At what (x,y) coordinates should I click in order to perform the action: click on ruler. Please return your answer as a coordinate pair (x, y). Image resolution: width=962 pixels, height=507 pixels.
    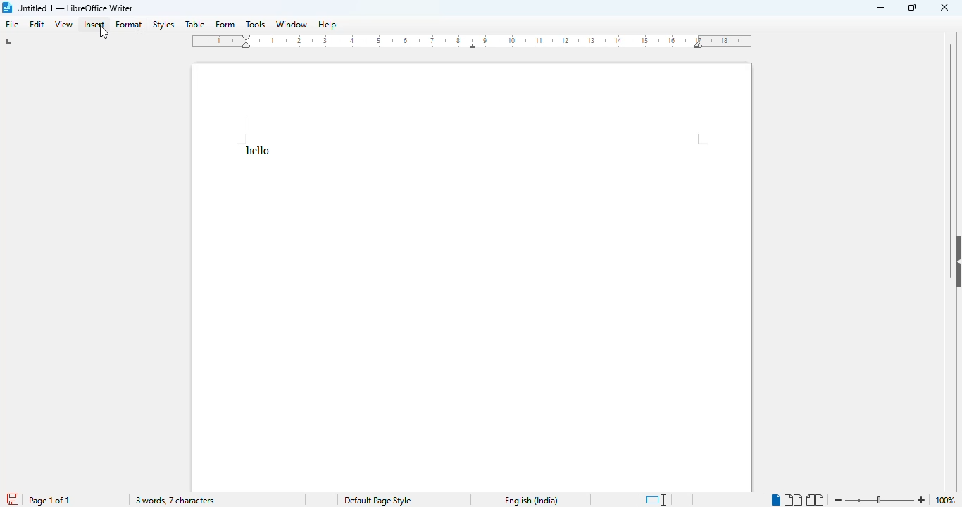
    Looking at the image, I should click on (473, 41).